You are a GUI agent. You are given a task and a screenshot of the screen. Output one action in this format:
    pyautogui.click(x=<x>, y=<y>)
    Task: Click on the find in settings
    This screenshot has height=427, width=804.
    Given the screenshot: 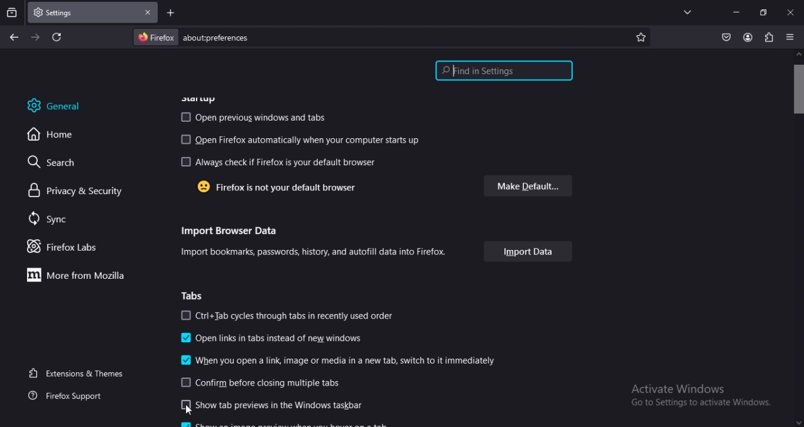 What is the action you would take?
    pyautogui.click(x=501, y=70)
    